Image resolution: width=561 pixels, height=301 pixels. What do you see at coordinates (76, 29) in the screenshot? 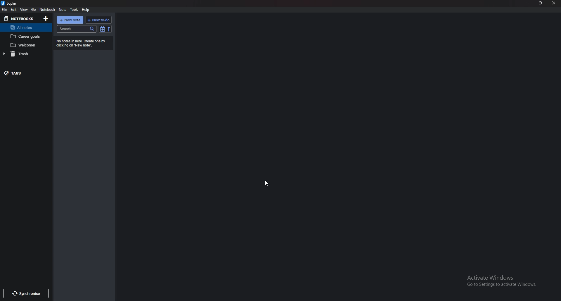
I see `search` at bounding box center [76, 29].